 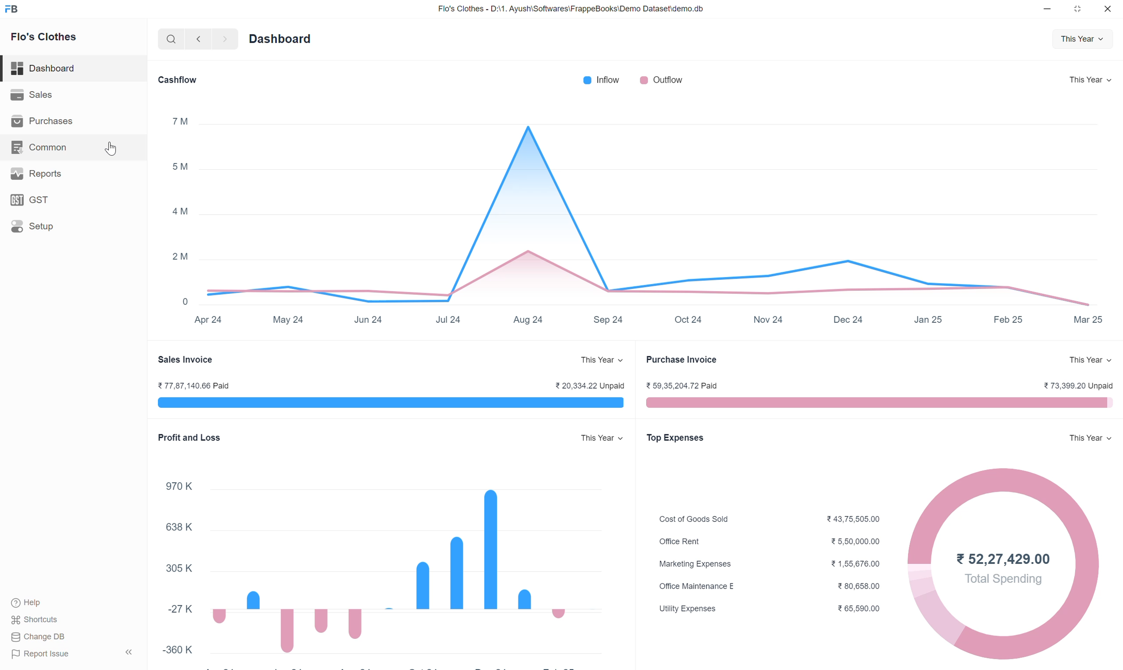 I want to click on Shortcuts, so click(x=38, y=621).